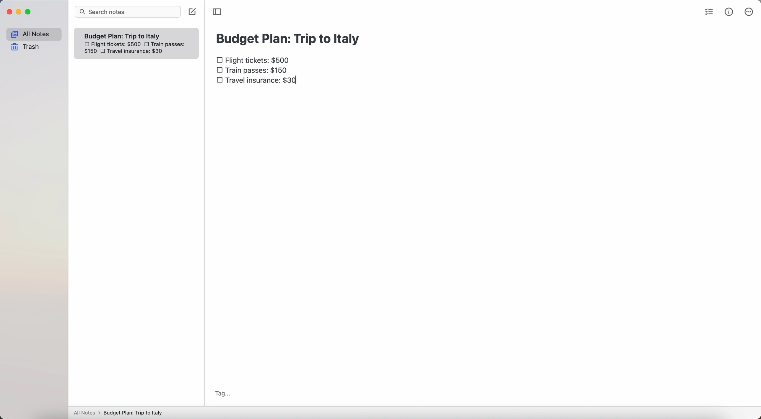 The image size is (761, 419). What do you see at coordinates (257, 82) in the screenshot?
I see `travel insurance: $30 checkbox` at bounding box center [257, 82].